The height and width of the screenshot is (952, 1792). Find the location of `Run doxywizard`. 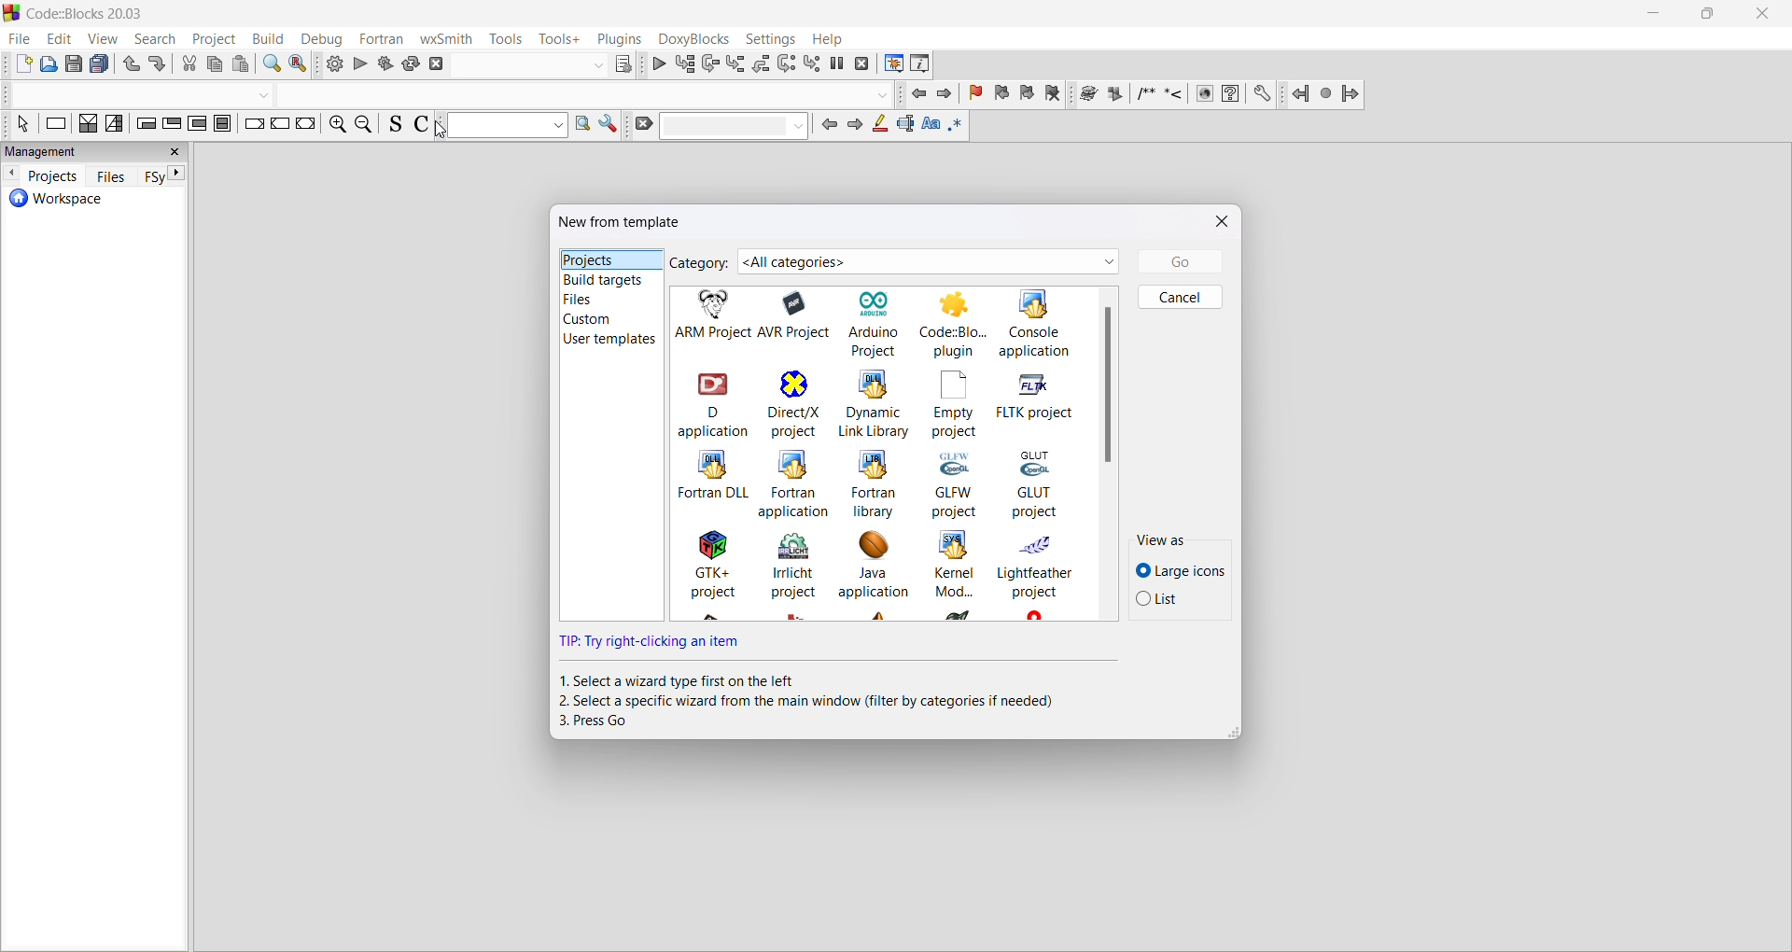

Run doxywizard is located at coordinates (1086, 95).